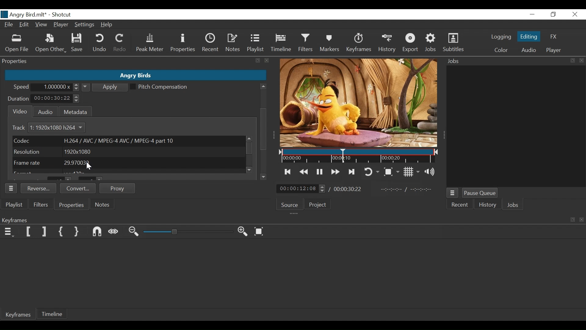 The width and height of the screenshot is (586, 330). I want to click on Export, so click(412, 44).